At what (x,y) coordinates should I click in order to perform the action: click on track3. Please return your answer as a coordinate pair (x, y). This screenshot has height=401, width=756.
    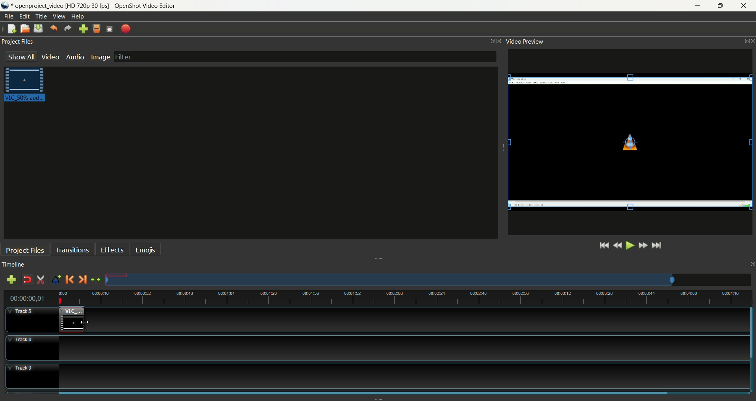
    Looking at the image, I should click on (31, 375).